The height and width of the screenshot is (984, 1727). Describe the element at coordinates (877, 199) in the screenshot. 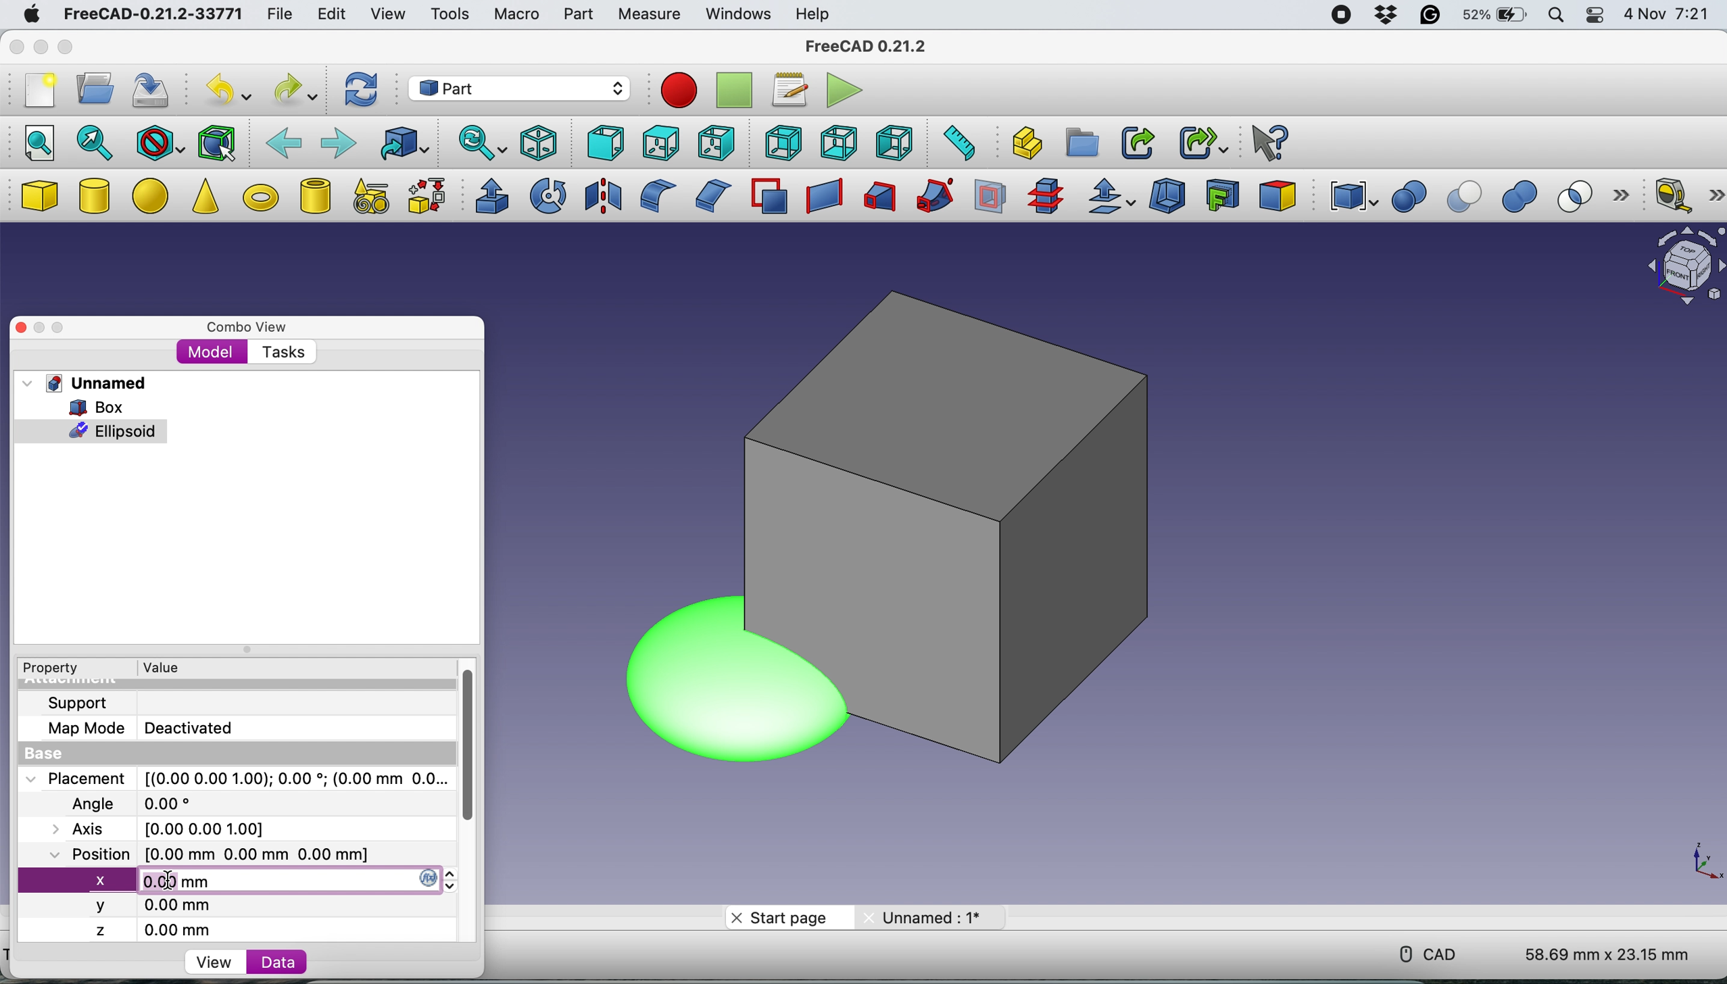

I see `loft` at that location.